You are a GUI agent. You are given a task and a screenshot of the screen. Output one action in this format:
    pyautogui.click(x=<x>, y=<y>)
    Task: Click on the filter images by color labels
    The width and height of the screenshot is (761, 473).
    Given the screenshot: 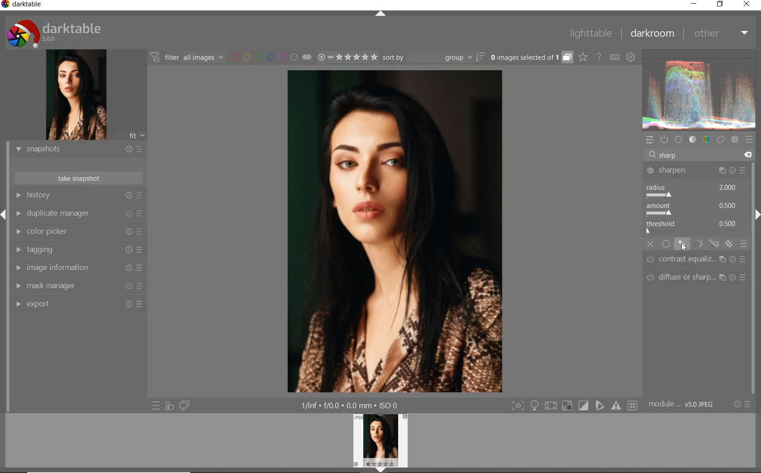 What is the action you would take?
    pyautogui.click(x=263, y=58)
    